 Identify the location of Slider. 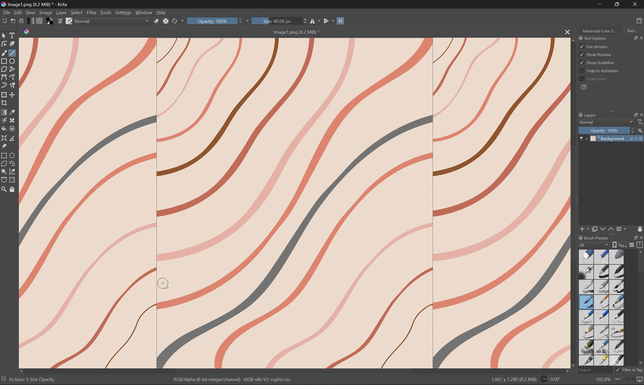
(241, 21).